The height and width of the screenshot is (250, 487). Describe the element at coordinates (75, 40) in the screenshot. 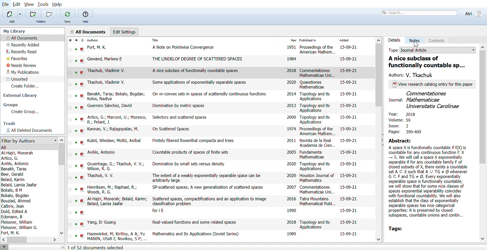

I see `mark as read/ unread` at that location.